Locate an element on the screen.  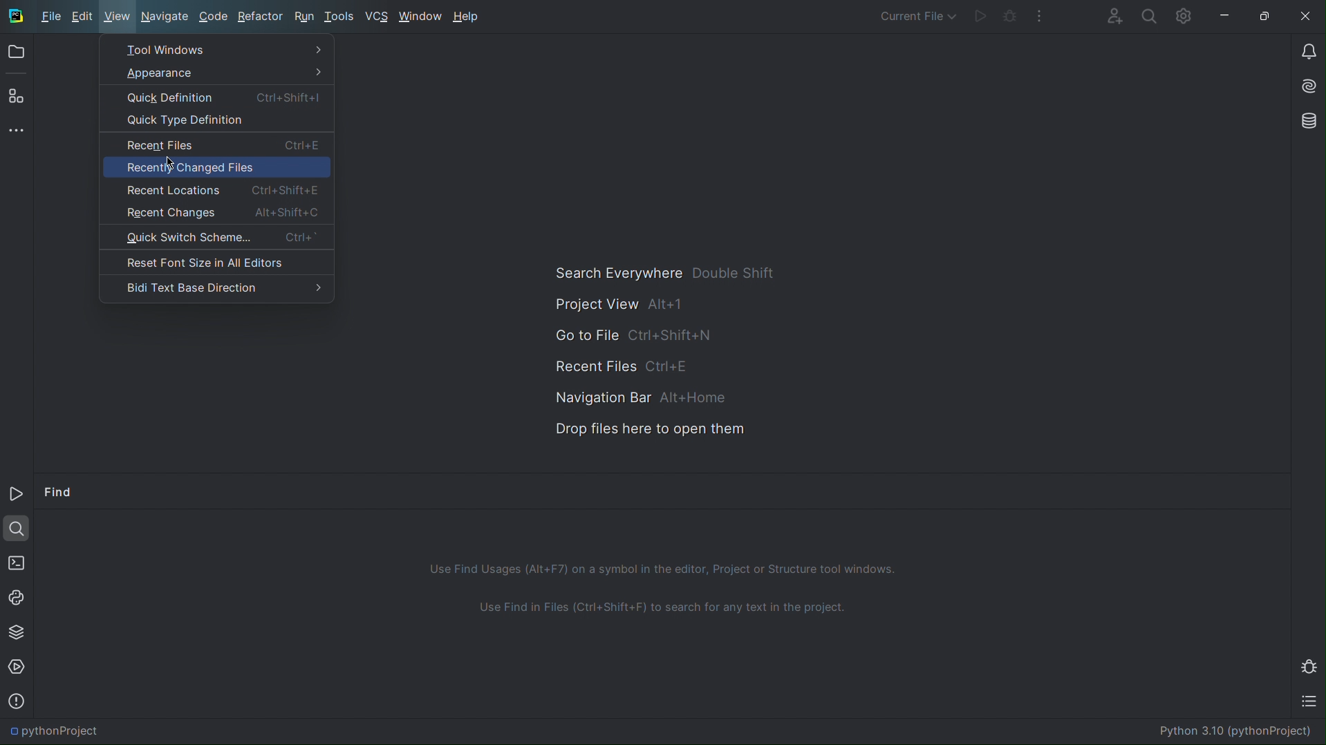
Code is located at coordinates (212, 17).